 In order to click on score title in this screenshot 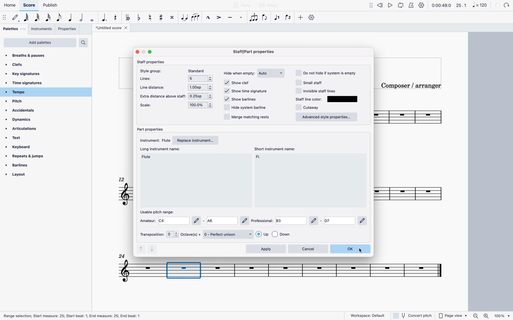, I will do `click(112, 28)`.